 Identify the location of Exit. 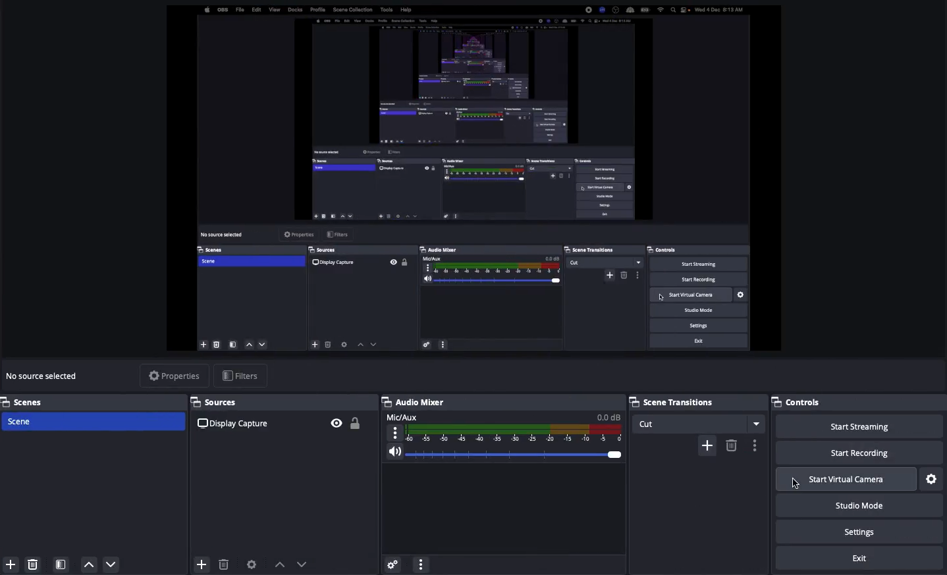
(856, 557).